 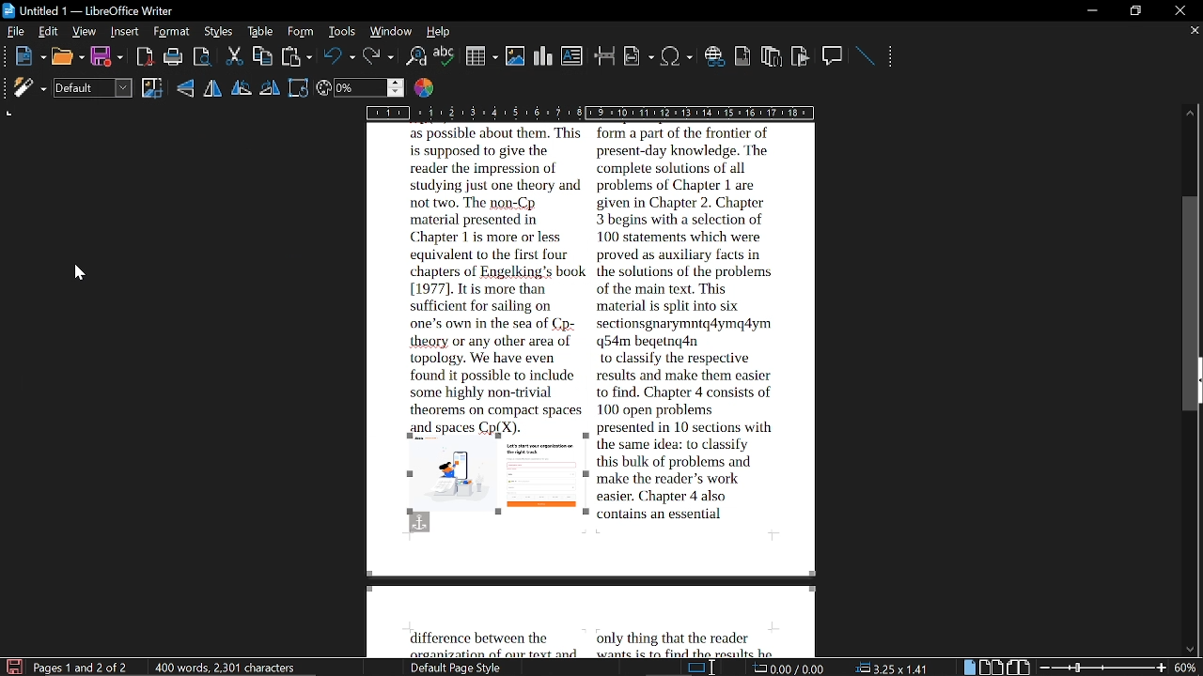 What do you see at coordinates (1103, 668) in the screenshot?
I see `change zoom` at bounding box center [1103, 668].